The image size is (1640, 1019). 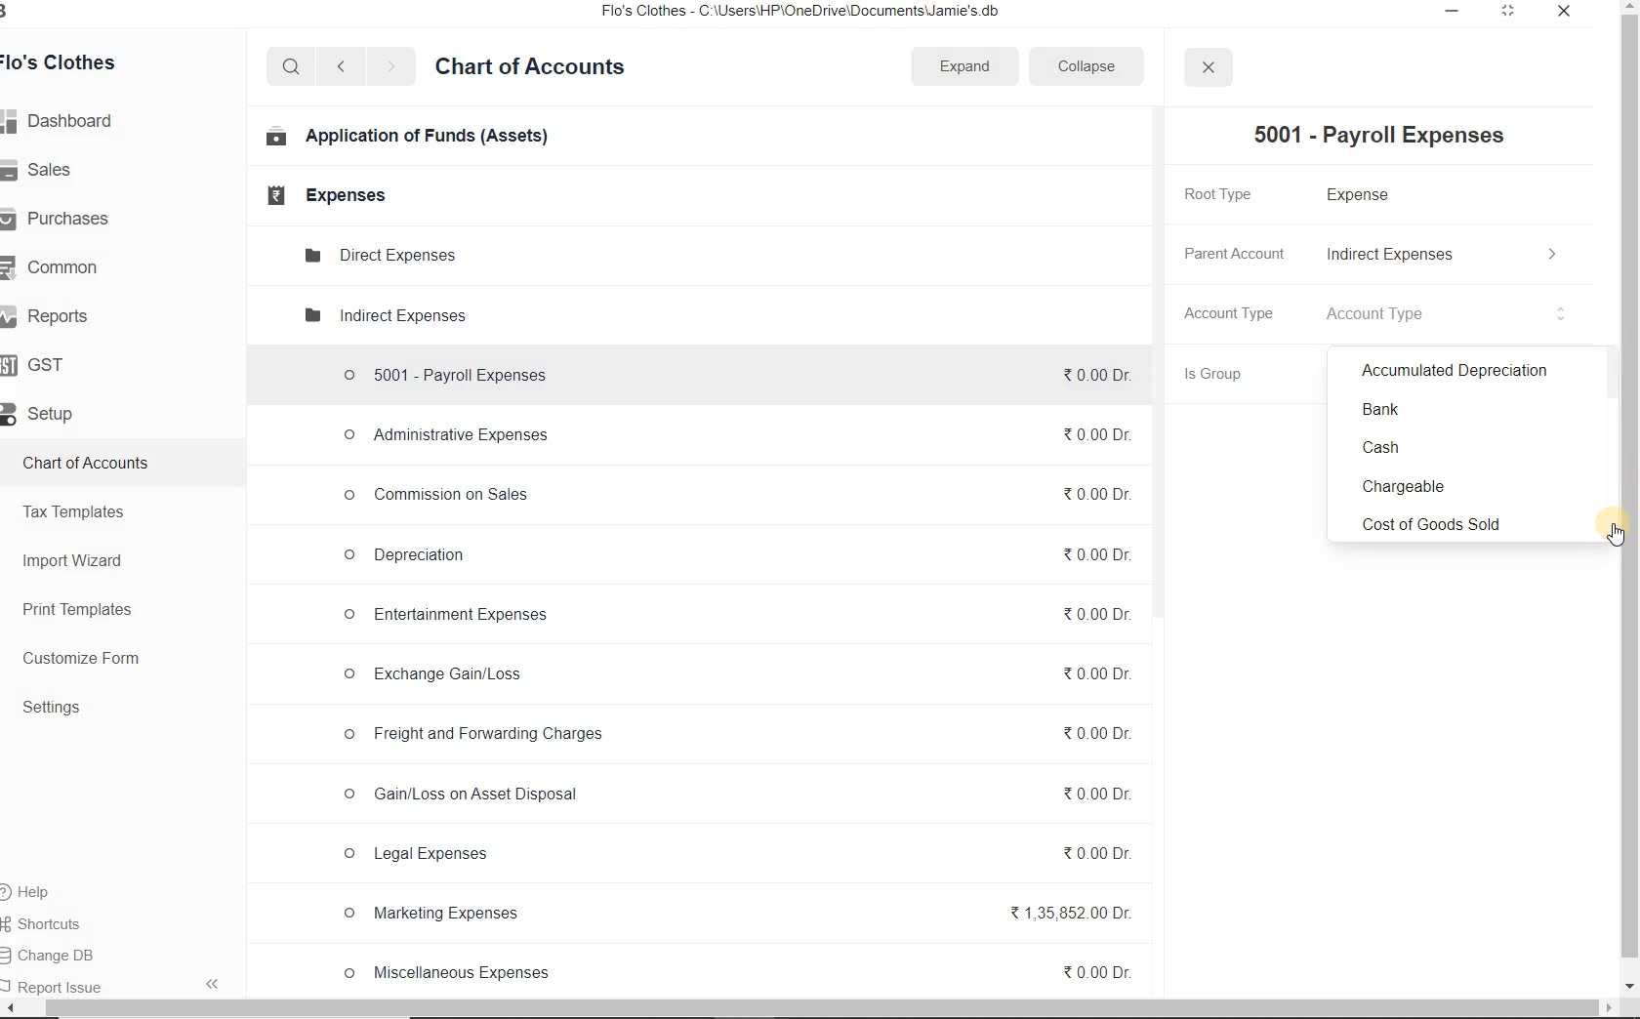 I want to click on previous, so click(x=340, y=67).